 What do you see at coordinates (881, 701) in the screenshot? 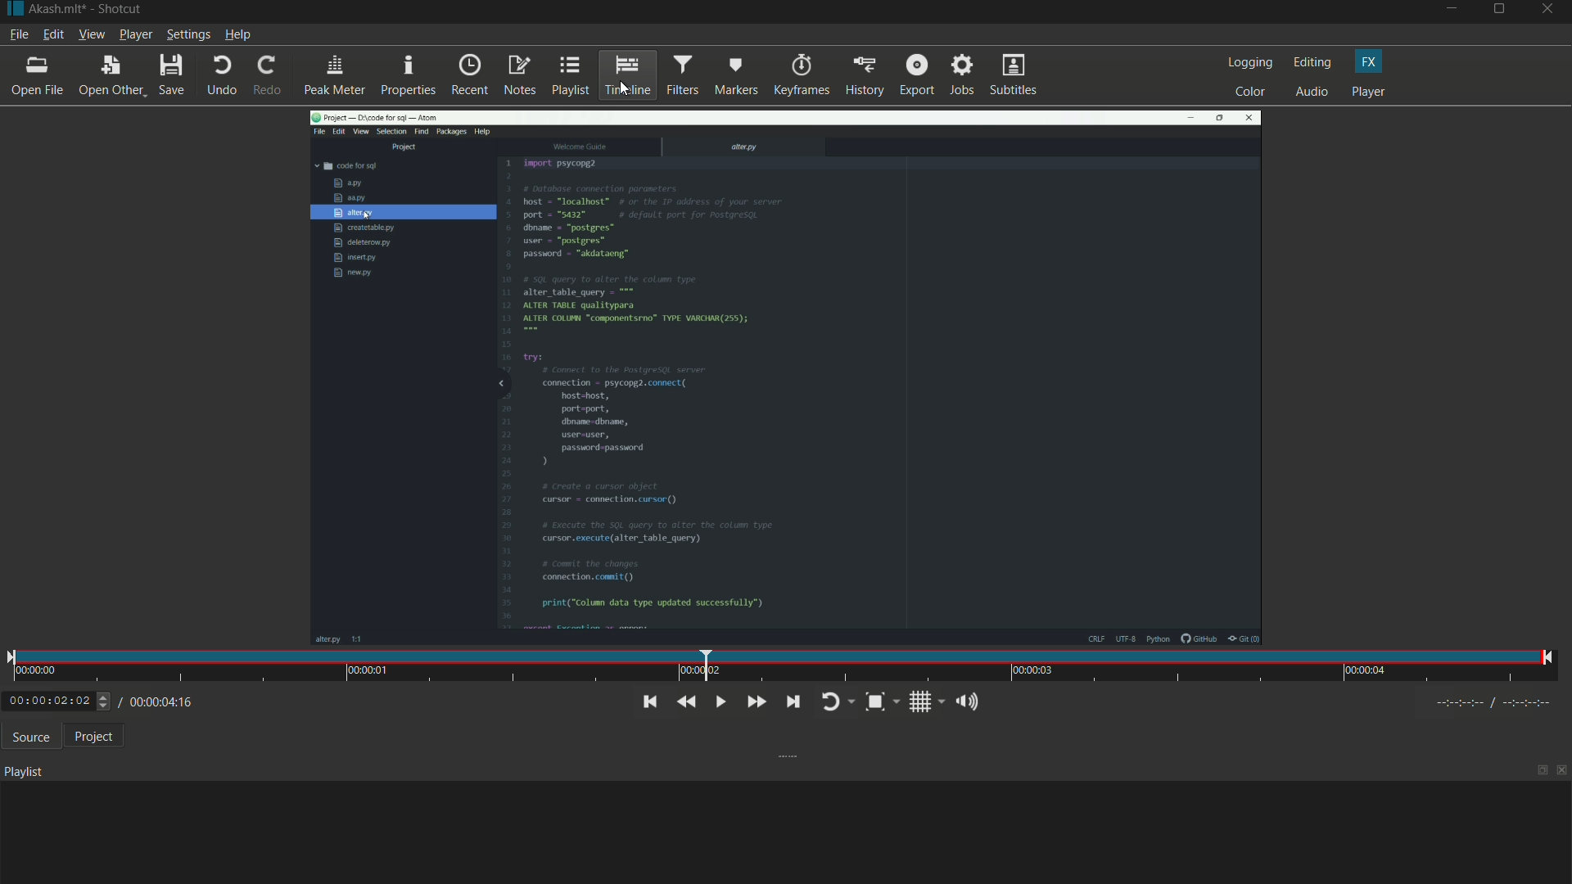
I see `toggle zoom` at bounding box center [881, 701].